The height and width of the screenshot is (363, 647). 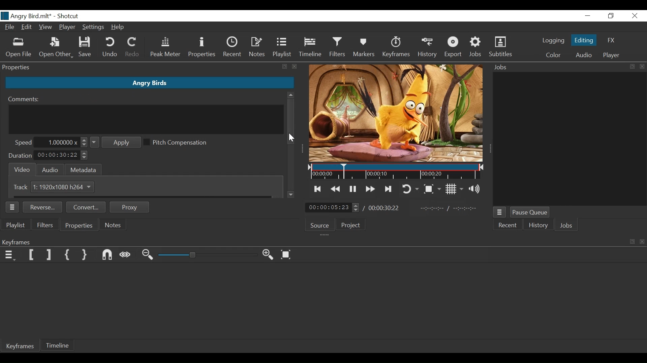 I want to click on Comment Field, so click(x=145, y=120).